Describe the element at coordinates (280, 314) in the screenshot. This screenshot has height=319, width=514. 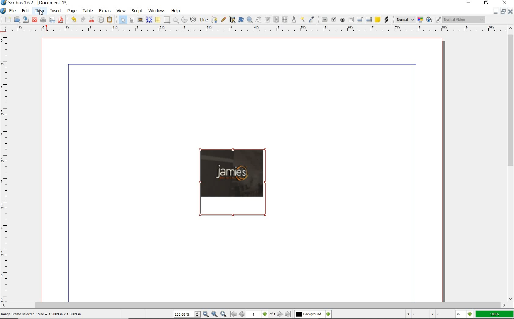
I see `Next Page` at that location.